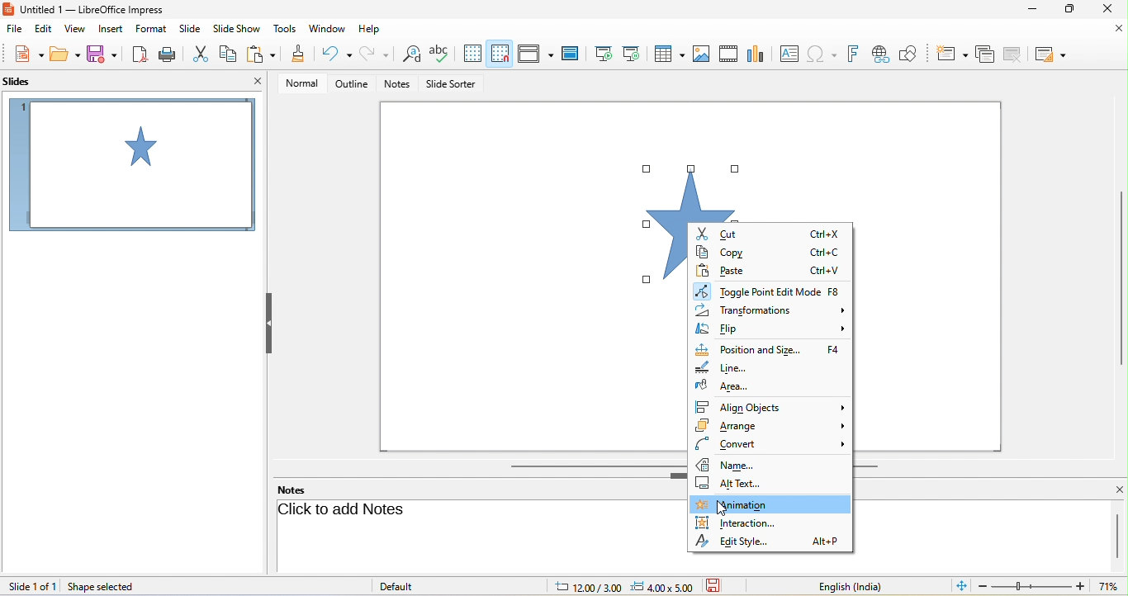 The height and width of the screenshot is (596, 1128). What do you see at coordinates (768, 504) in the screenshot?
I see `animation` at bounding box center [768, 504].